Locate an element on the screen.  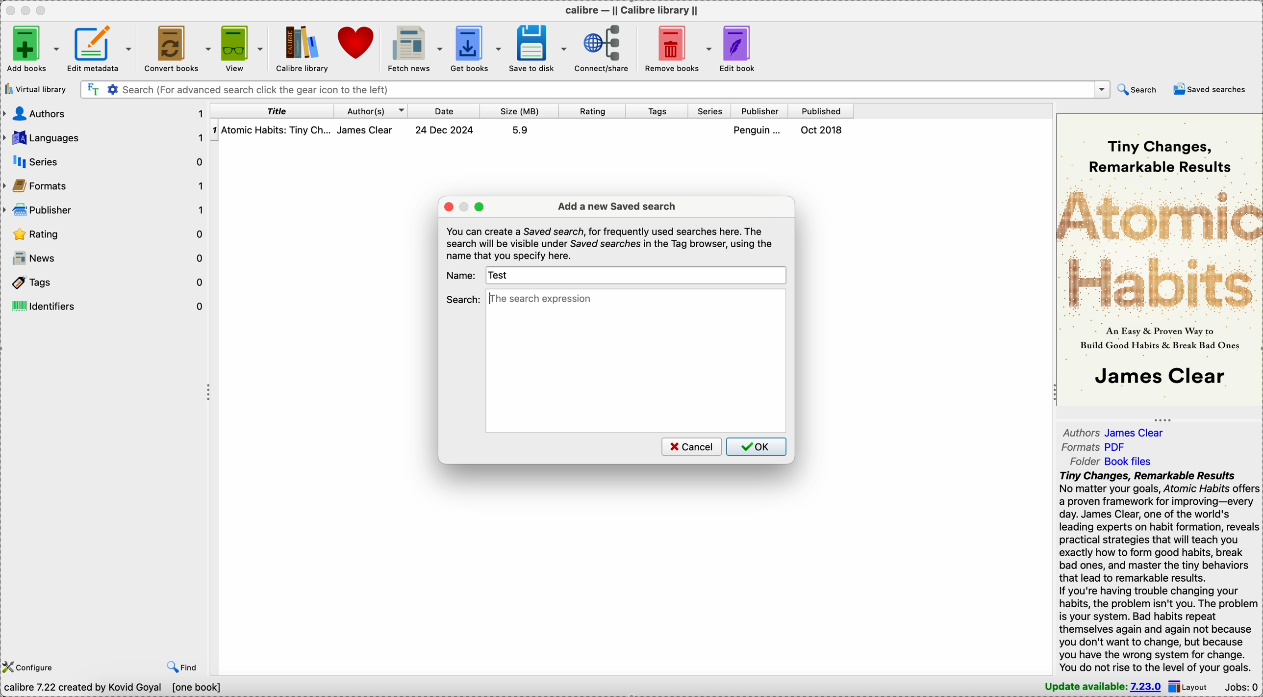
Calibre - || calibre library || is located at coordinates (630, 10).